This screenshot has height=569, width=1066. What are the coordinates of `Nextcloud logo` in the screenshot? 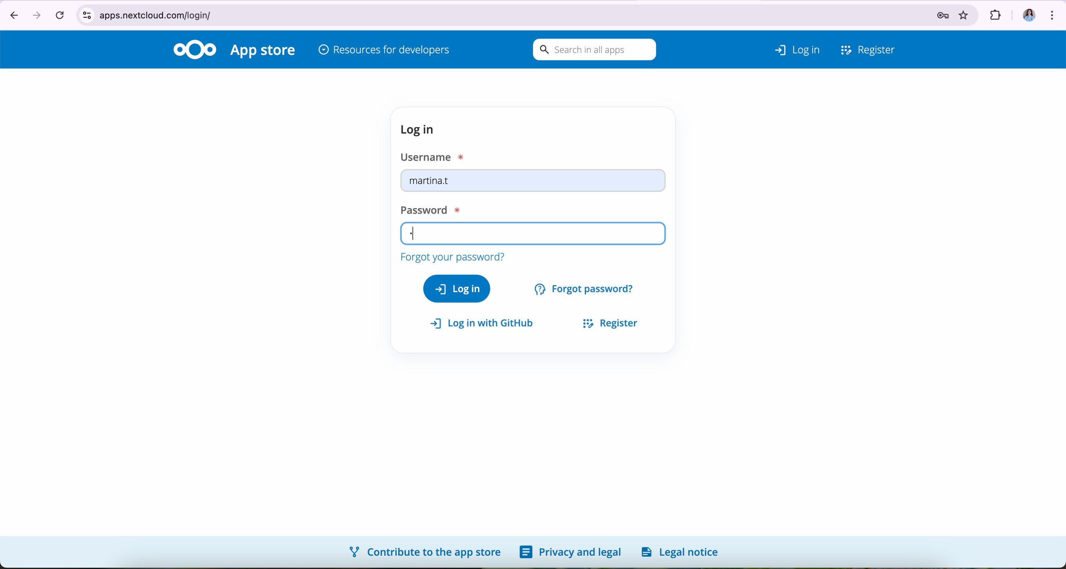 It's located at (194, 49).